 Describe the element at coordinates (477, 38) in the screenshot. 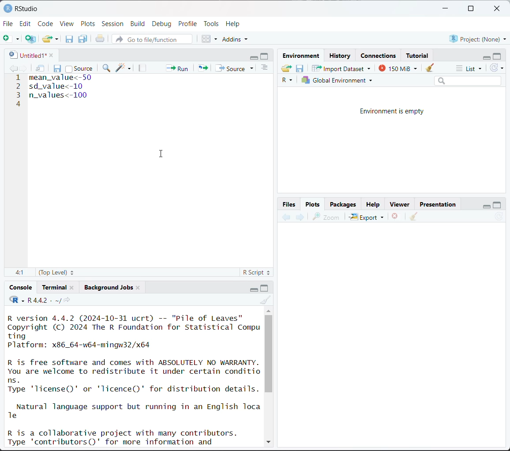

I see `Project:(None)` at that location.